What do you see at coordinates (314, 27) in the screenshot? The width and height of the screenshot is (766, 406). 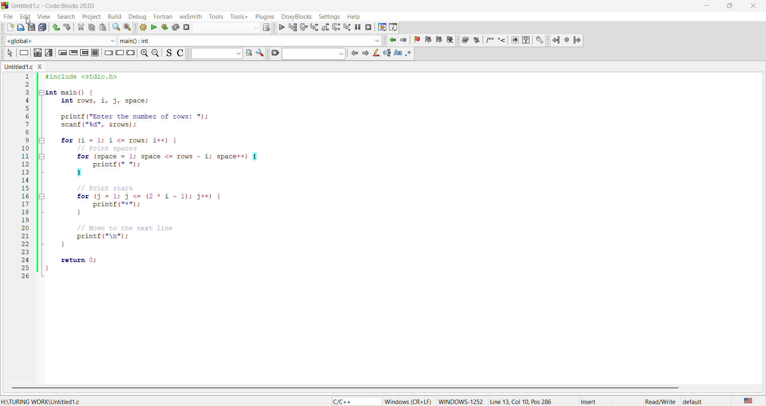 I see `step into` at bounding box center [314, 27].